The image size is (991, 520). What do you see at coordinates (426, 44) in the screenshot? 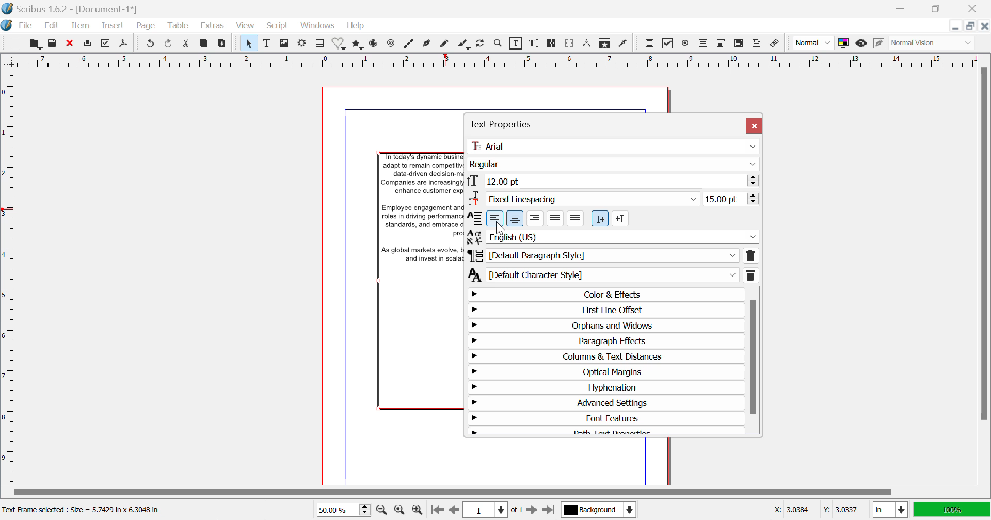
I see `Bezier Curve` at bounding box center [426, 44].